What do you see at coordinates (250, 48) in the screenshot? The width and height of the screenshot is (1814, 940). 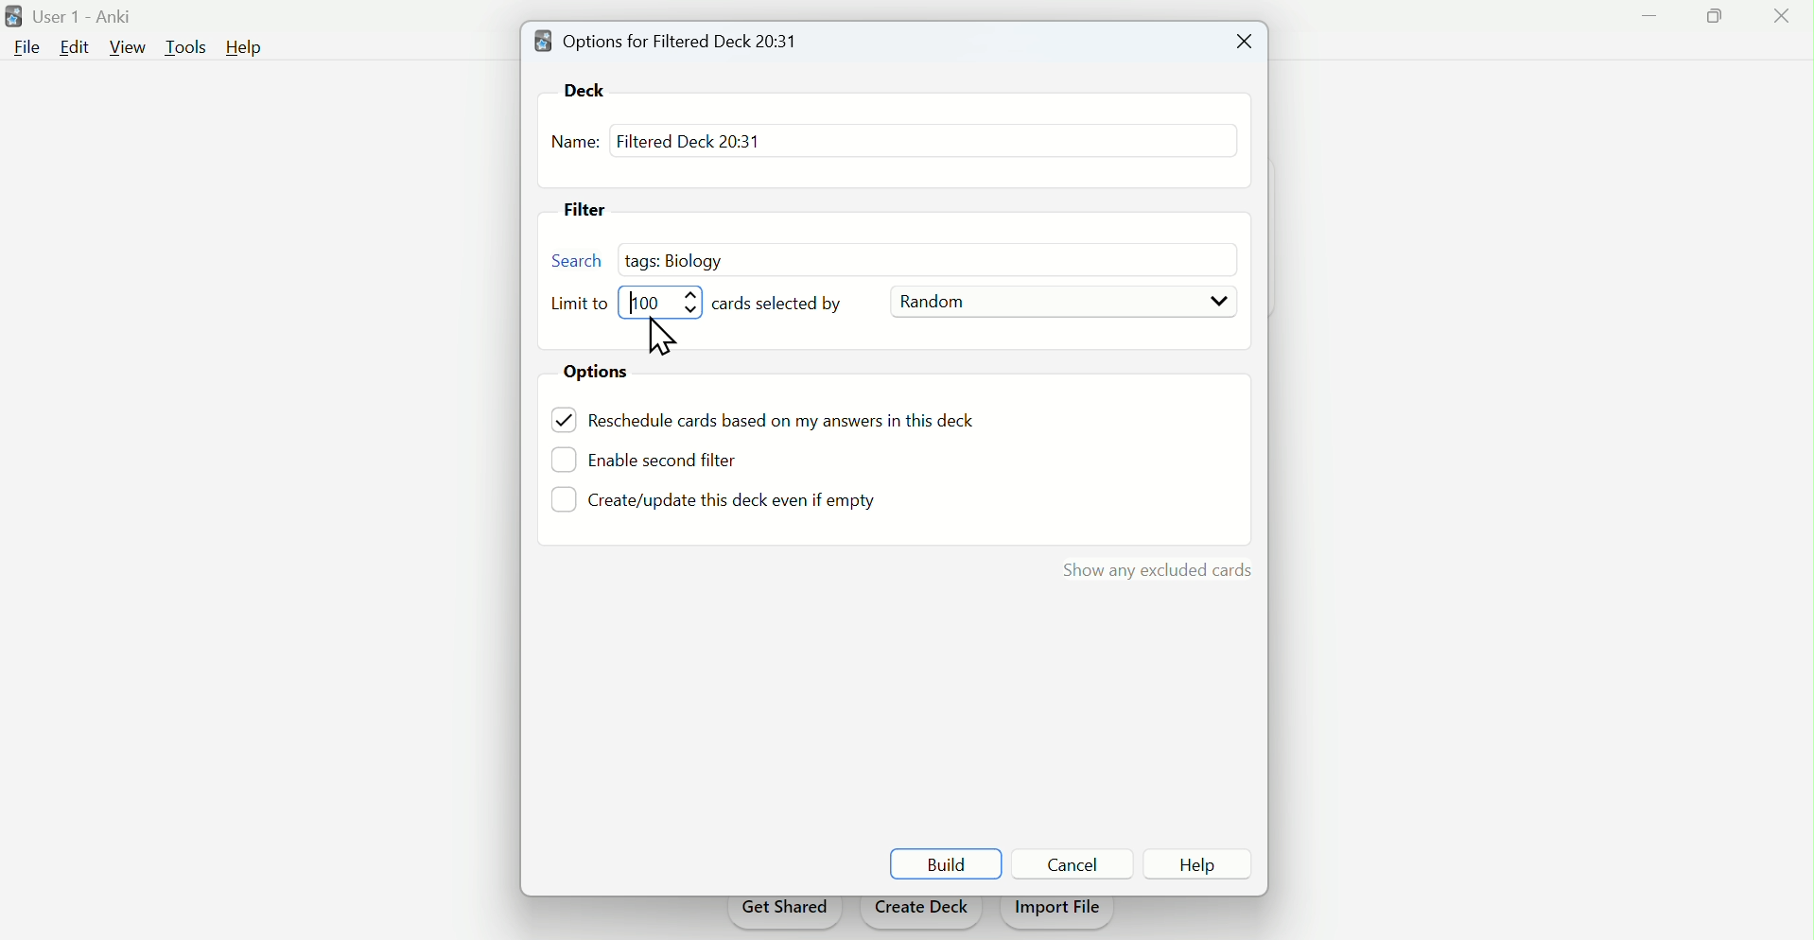 I see `Help` at bounding box center [250, 48].